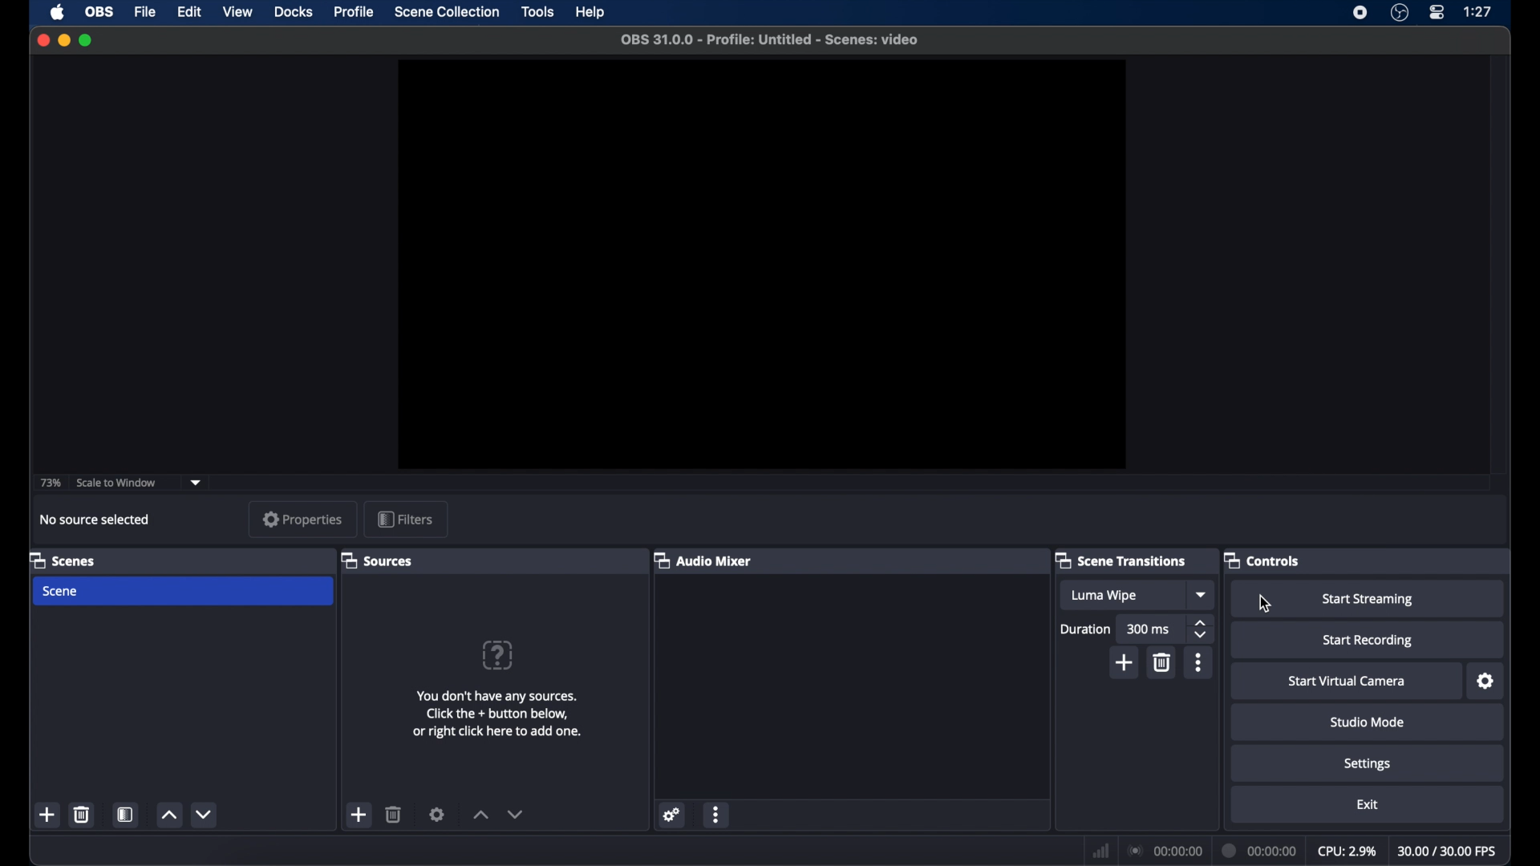 The height and width of the screenshot is (866, 1540). Describe the element at coordinates (62, 592) in the screenshot. I see `scene` at that location.